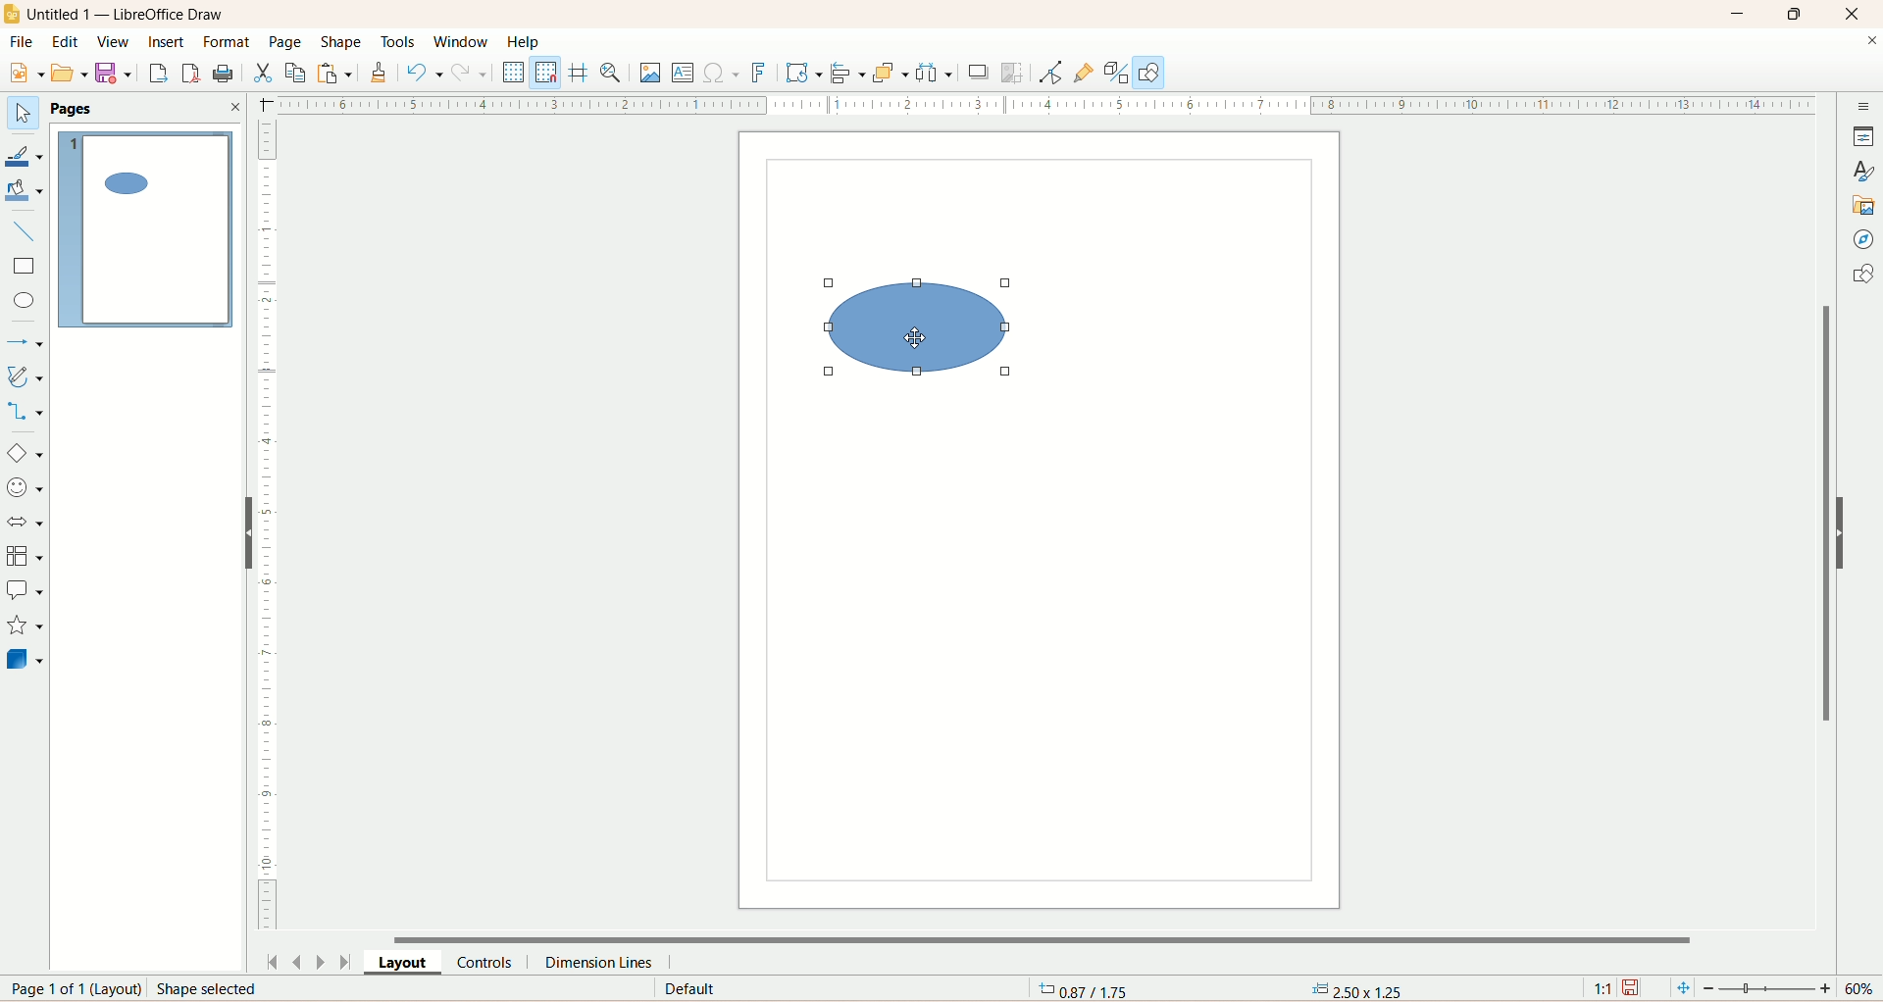  What do you see at coordinates (1793, 14) in the screenshot?
I see `maximize` at bounding box center [1793, 14].